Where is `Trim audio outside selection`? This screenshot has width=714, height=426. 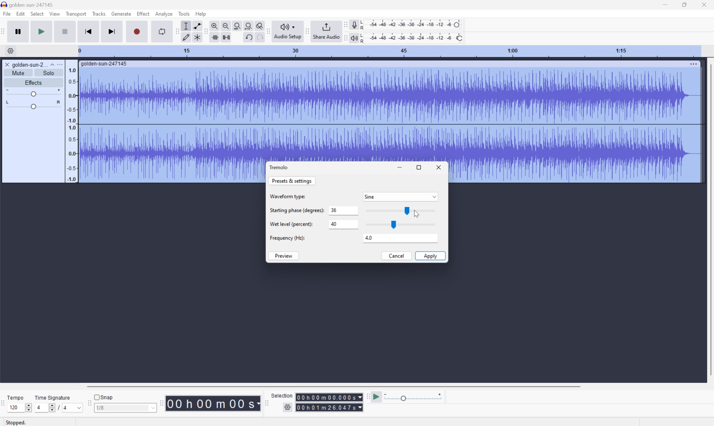
Trim audio outside selection is located at coordinates (216, 37).